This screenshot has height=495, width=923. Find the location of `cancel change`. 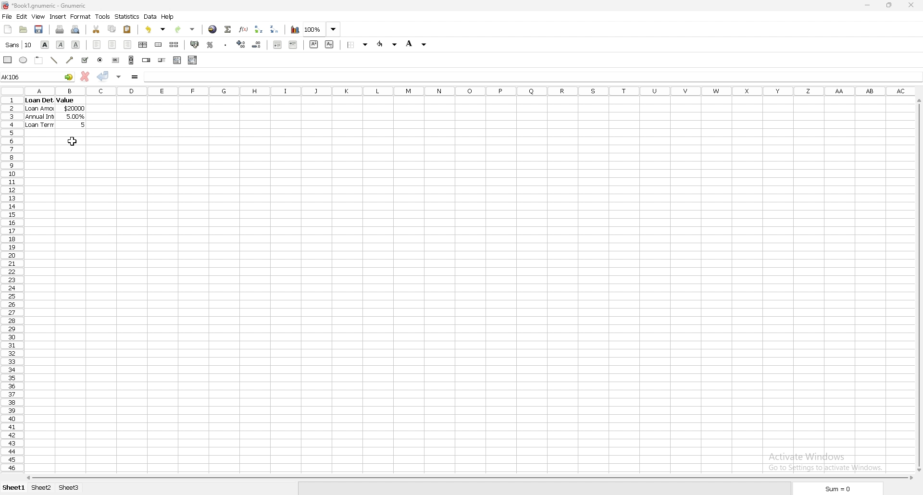

cancel change is located at coordinates (85, 76).